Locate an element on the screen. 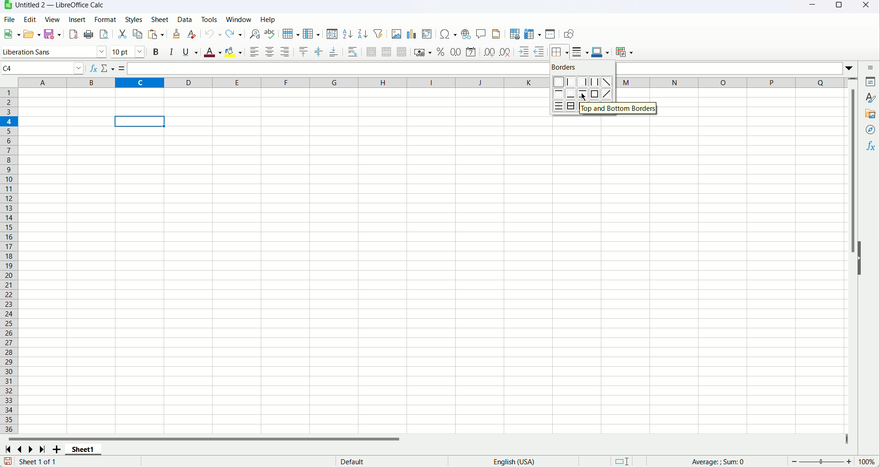 This screenshot has width=880, height=467. Font size is located at coordinates (128, 52).